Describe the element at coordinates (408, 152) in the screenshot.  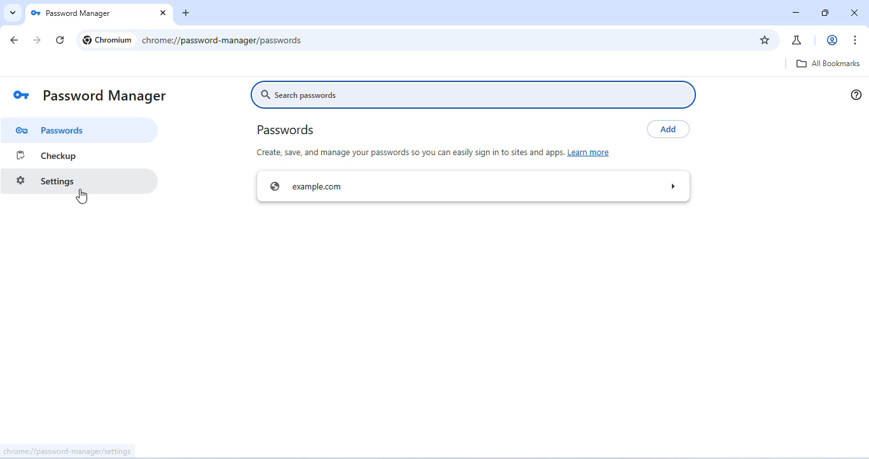
I see `Create, save, and manage your passwords so you can easily sign in to sites and apps.` at that location.